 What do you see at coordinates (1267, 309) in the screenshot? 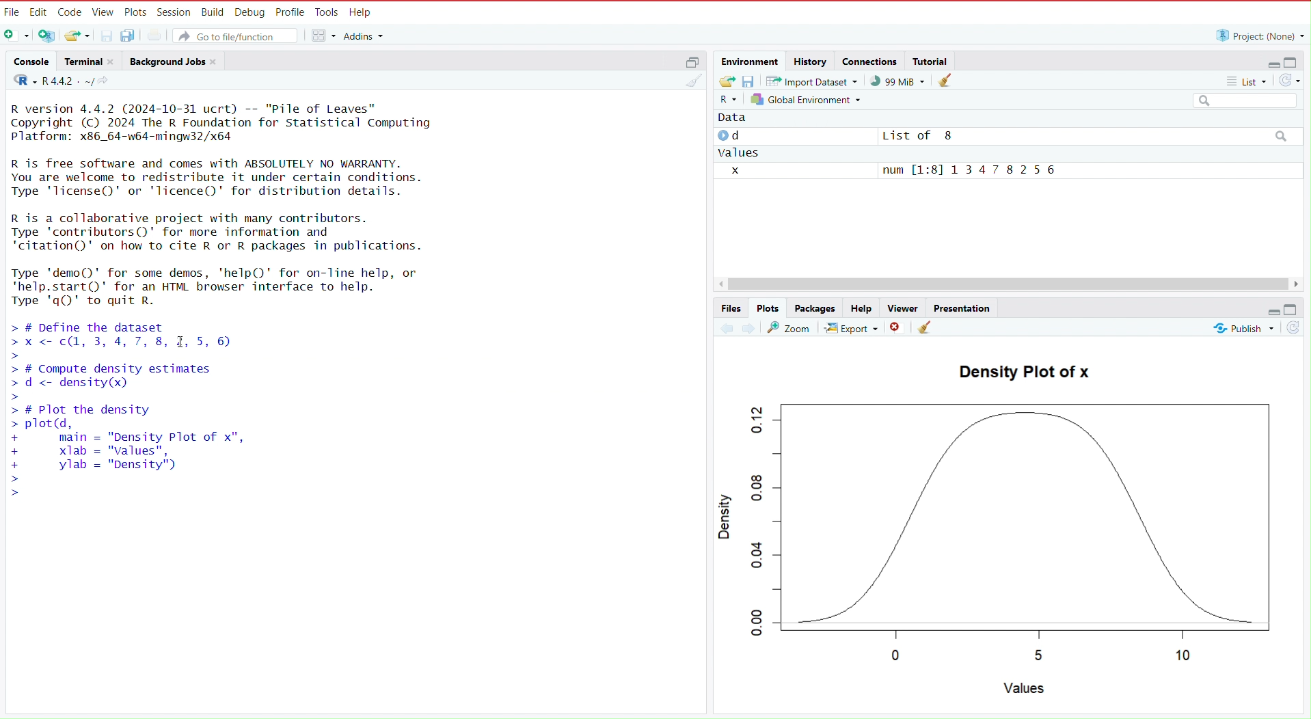
I see `minimize` at bounding box center [1267, 309].